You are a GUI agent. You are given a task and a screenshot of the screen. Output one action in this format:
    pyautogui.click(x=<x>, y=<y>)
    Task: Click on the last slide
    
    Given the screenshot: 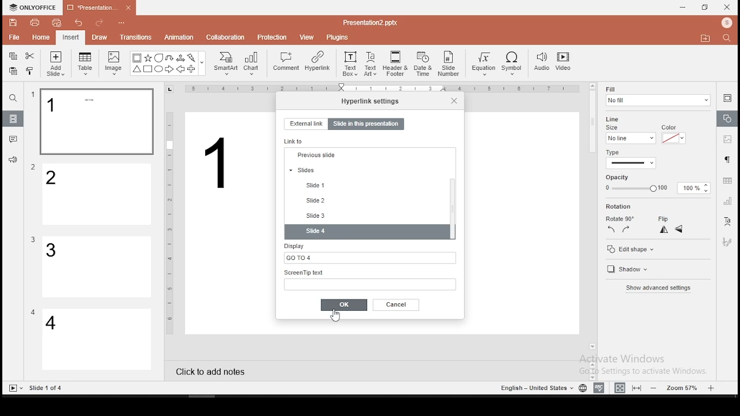 What is the action you would take?
    pyautogui.click(x=367, y=170)
    